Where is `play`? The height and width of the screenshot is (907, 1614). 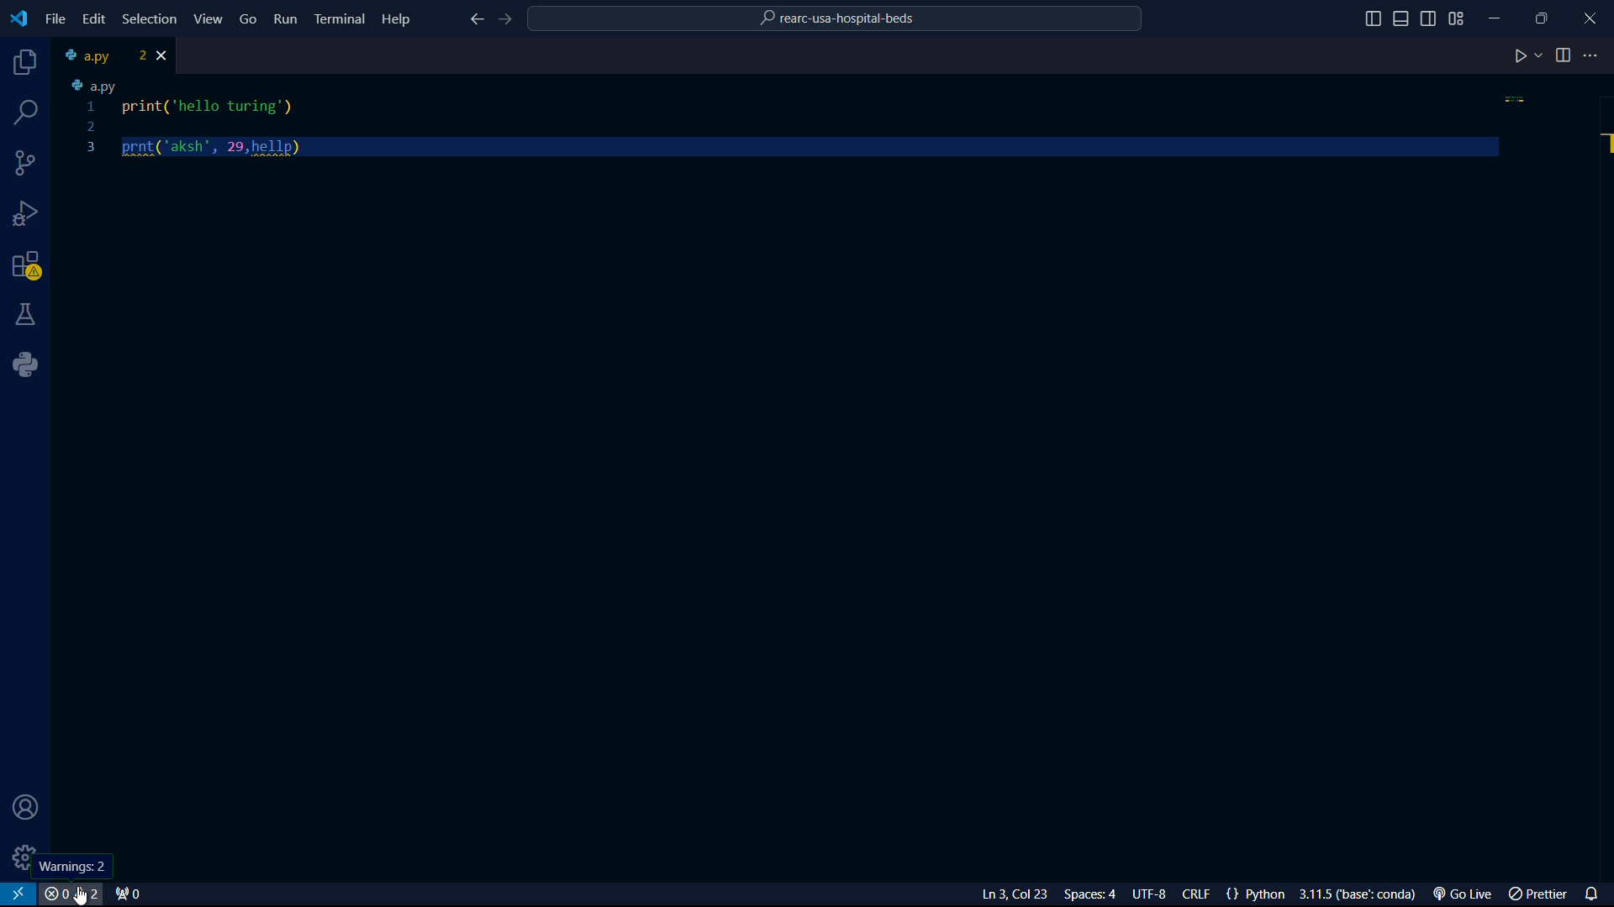
play is located at coordinates (1527, 57).